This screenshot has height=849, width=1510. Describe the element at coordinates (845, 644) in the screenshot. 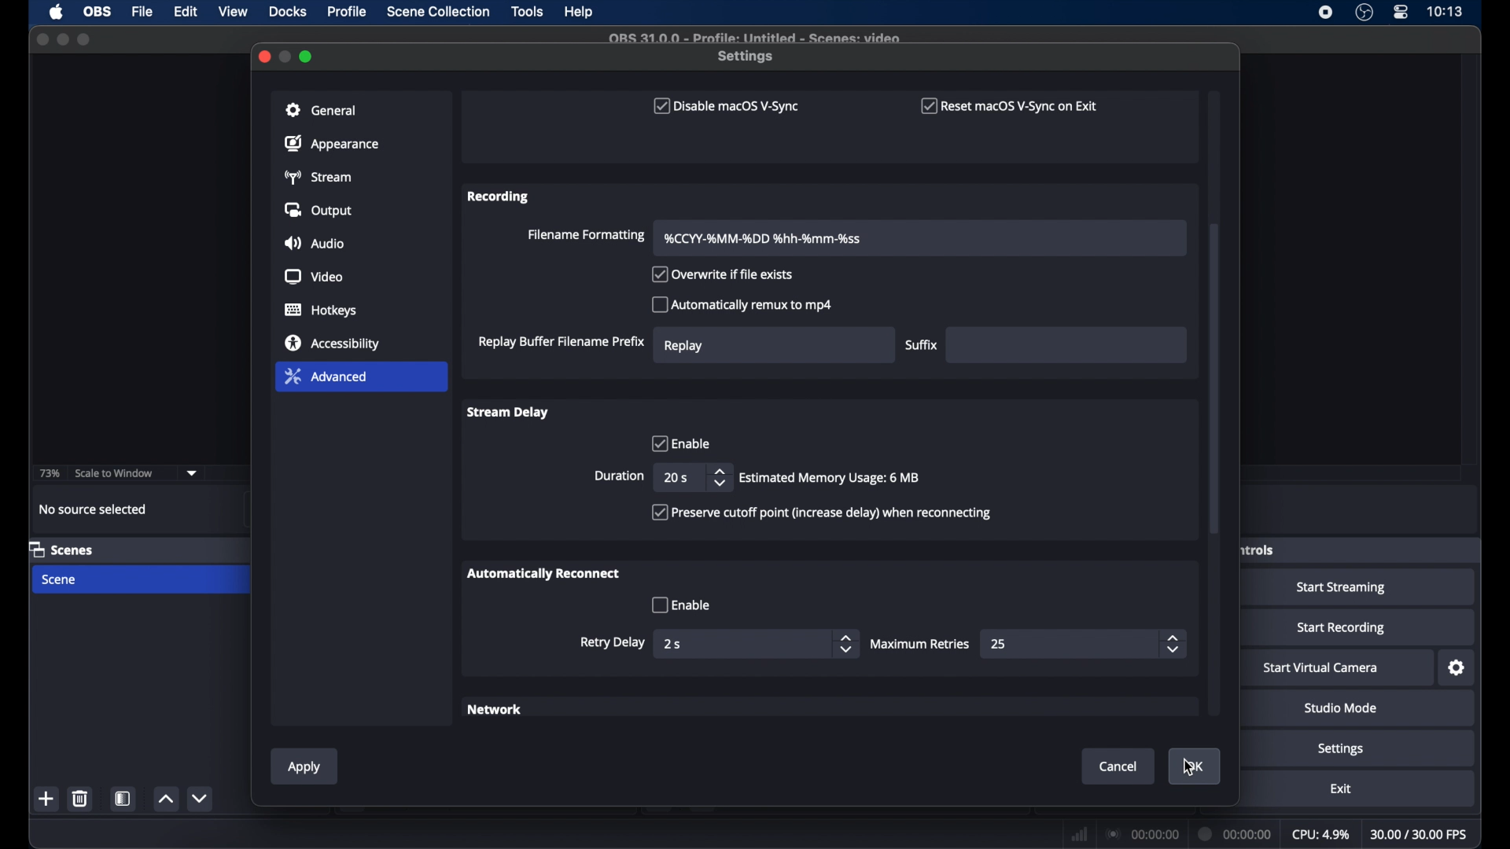

I see `stepper buttons` at that location.